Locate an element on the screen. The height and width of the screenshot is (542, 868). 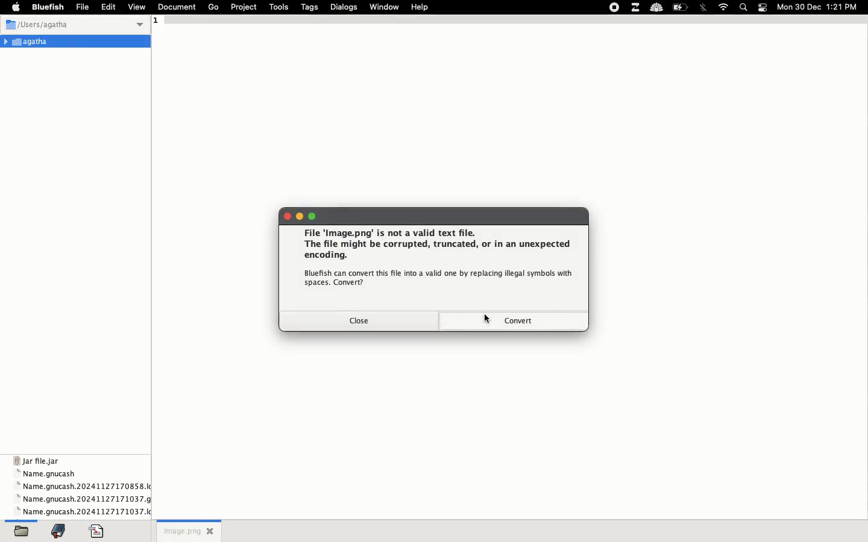
1 is located at coordinates (511, 20).